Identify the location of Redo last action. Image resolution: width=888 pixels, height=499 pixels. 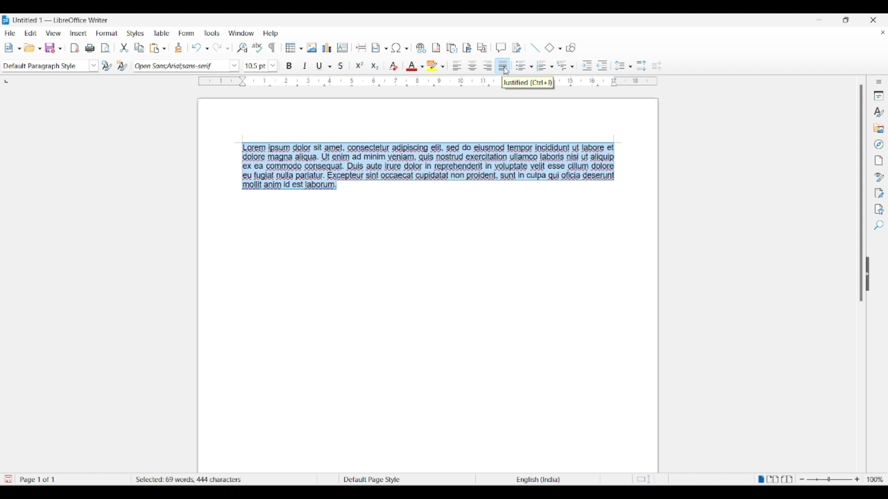
(217, 48).